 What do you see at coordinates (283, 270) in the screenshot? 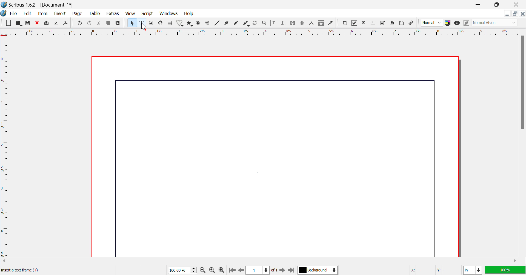
I see `Next Page` at bounding box center [283, 270].